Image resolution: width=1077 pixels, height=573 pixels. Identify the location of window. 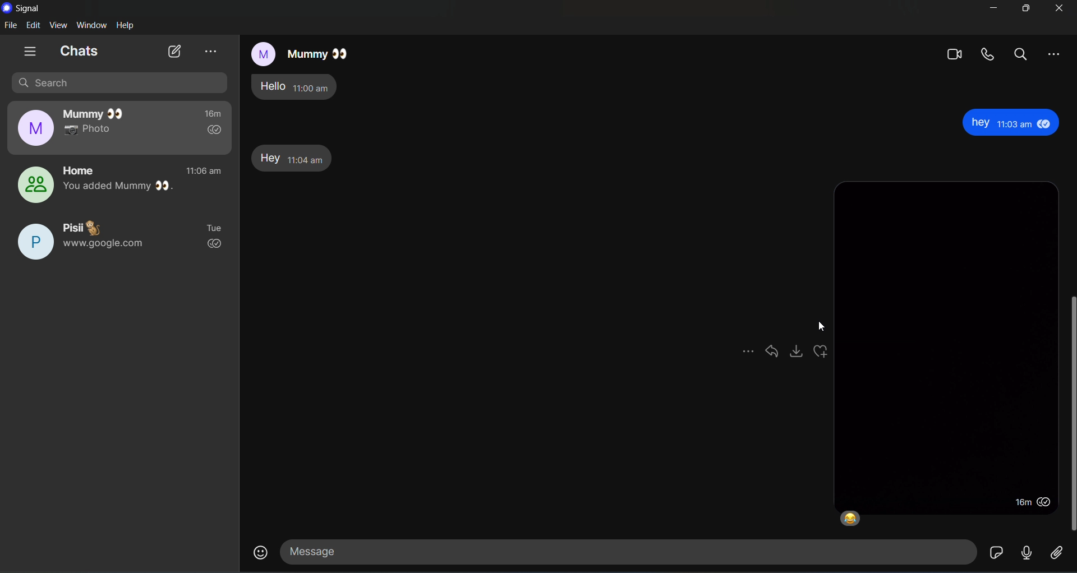
(94, 25).